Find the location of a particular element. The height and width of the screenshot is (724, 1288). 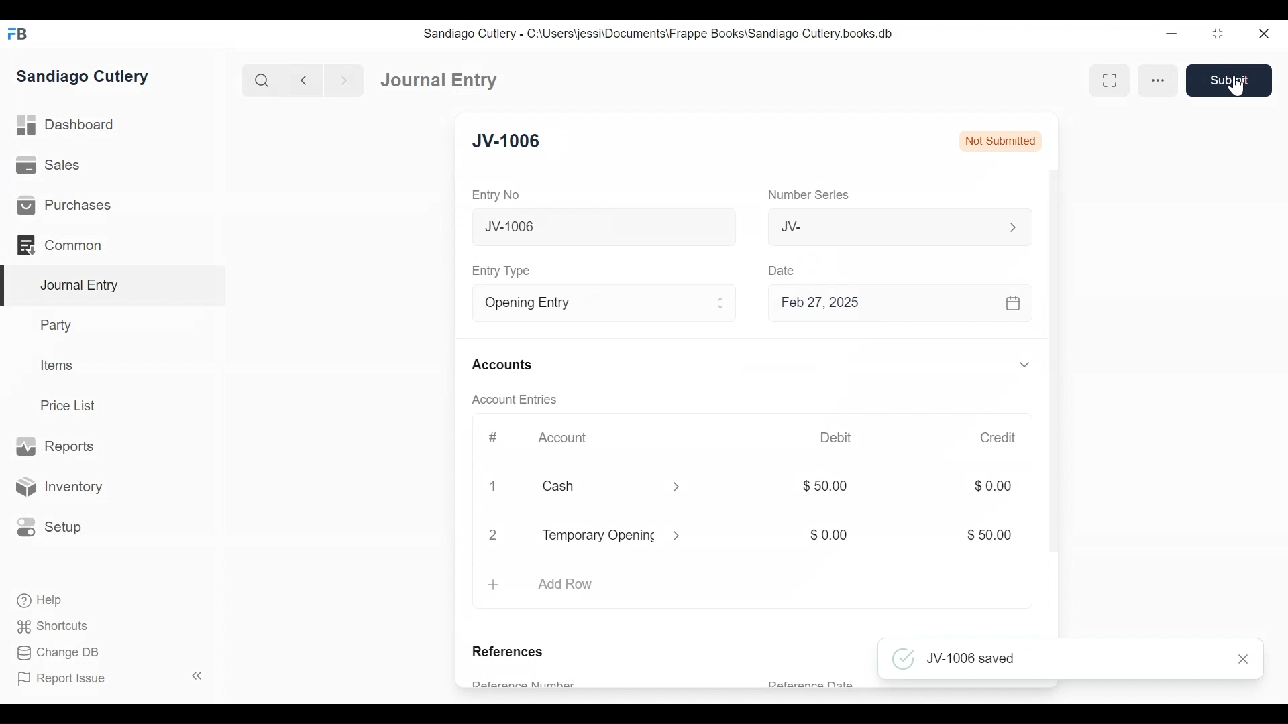

Close is located at coordinates (495, 487).